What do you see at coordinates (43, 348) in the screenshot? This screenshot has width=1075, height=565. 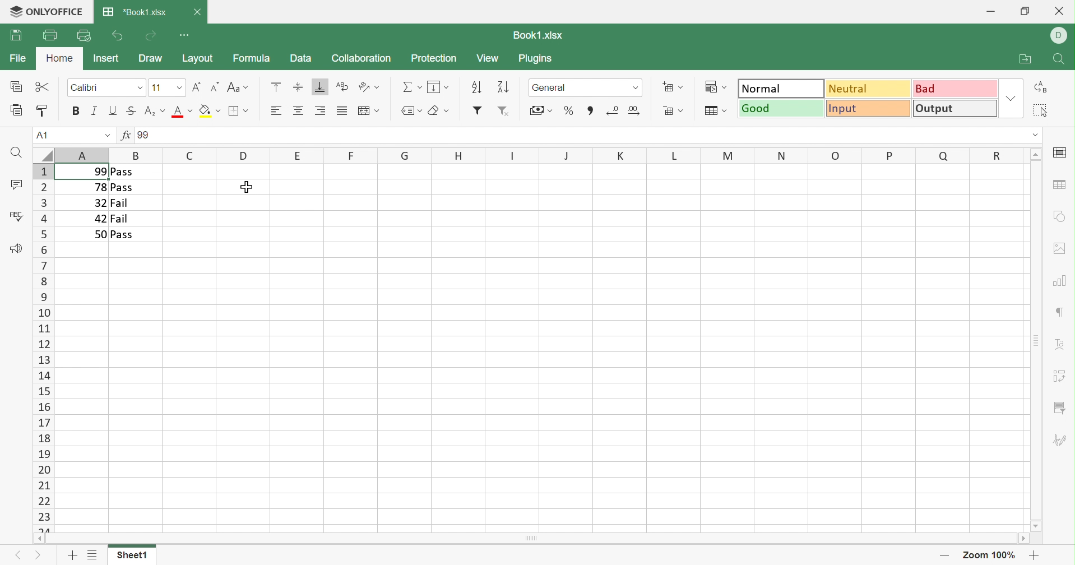 I see `Row names` at bounding box center [43, 348].